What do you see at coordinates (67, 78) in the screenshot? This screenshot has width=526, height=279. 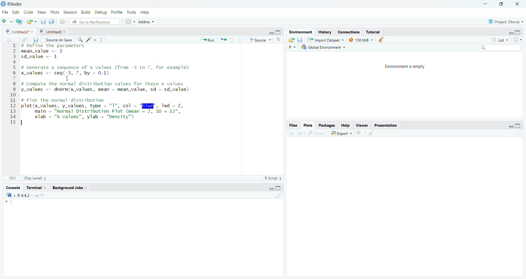 I see `text cursor` at bounding box center [67, 78].